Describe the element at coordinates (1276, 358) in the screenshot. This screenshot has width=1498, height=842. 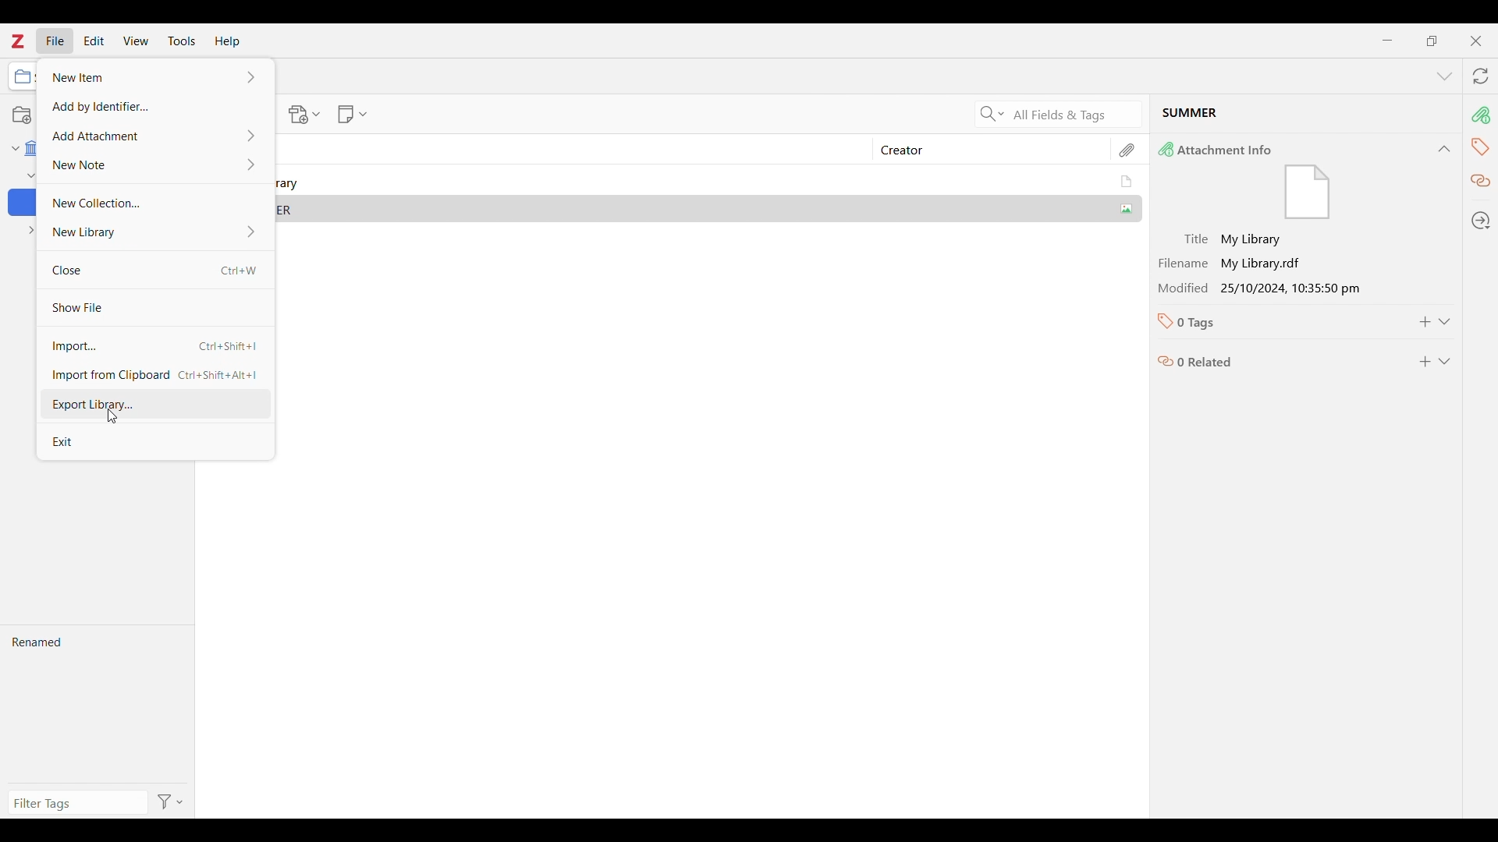
I see `0 related` at that location.